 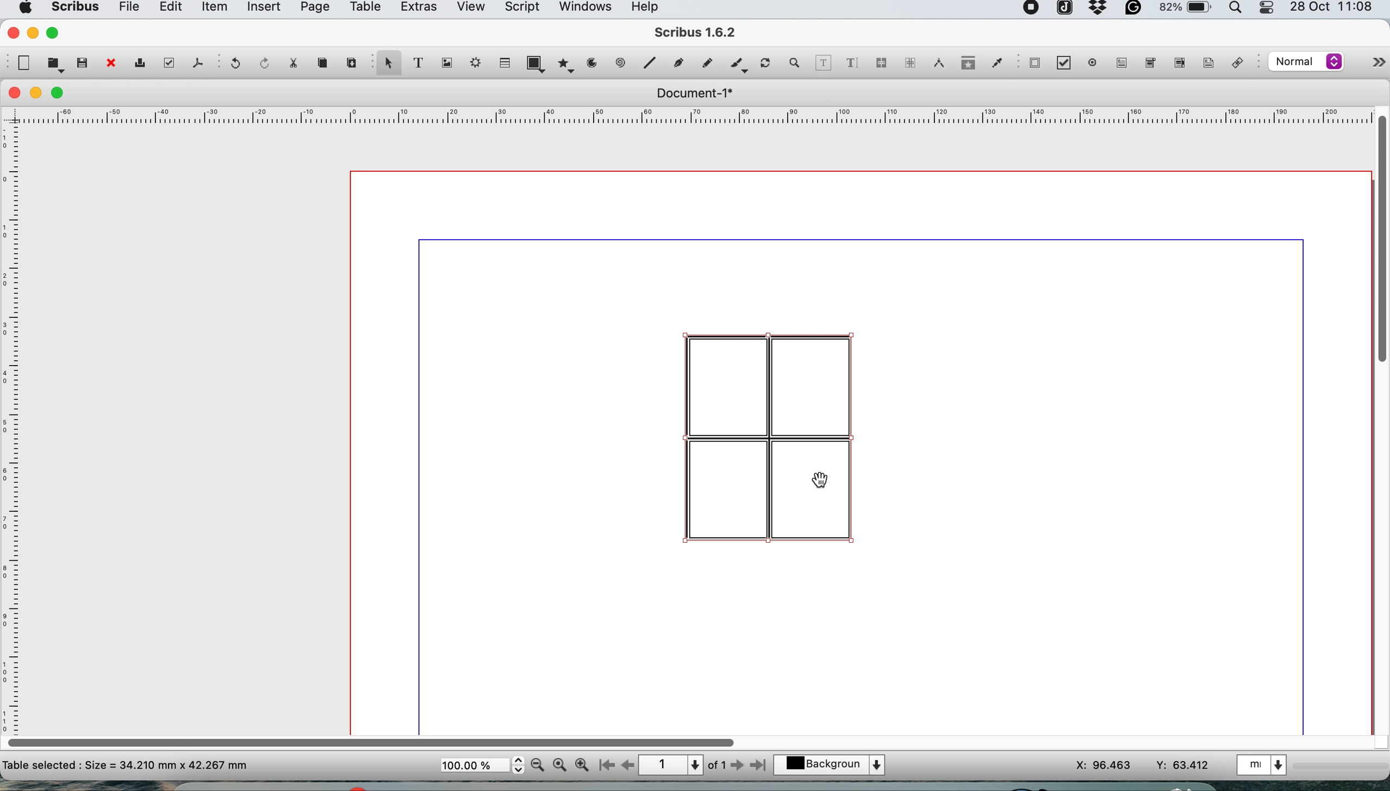 What do you see at coordinates (1268, 9) in the screenshot?
I see `control center` at bounding box center [1268, 9].